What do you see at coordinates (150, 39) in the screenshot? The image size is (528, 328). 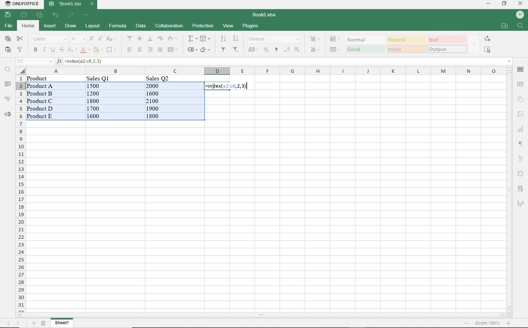 I see `align bottom` at bounding box center [150, 39].